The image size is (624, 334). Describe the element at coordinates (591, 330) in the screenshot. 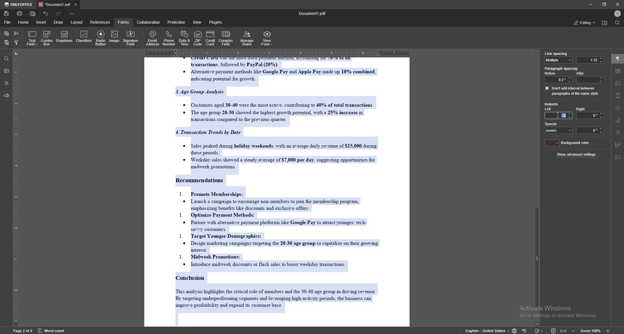

I see `zoom` at that location.